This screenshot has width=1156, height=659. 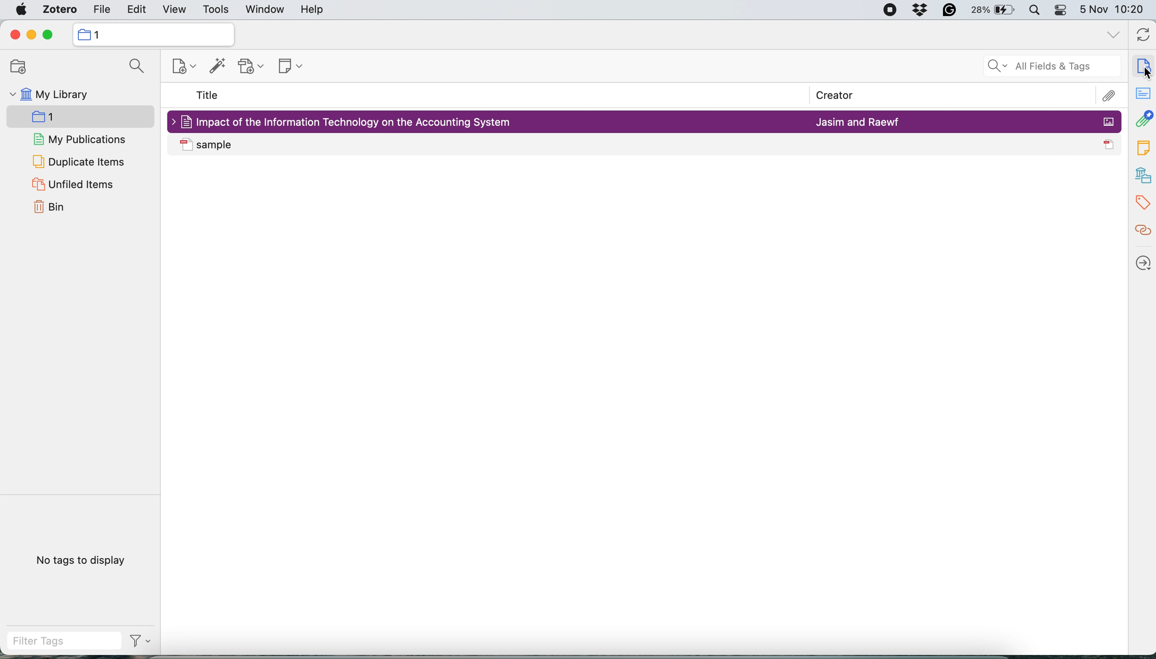 What do you see at coordinates (858, 123) in the screenshot?
I see `Jasim and Raewf` at bounding box center [858, 123].